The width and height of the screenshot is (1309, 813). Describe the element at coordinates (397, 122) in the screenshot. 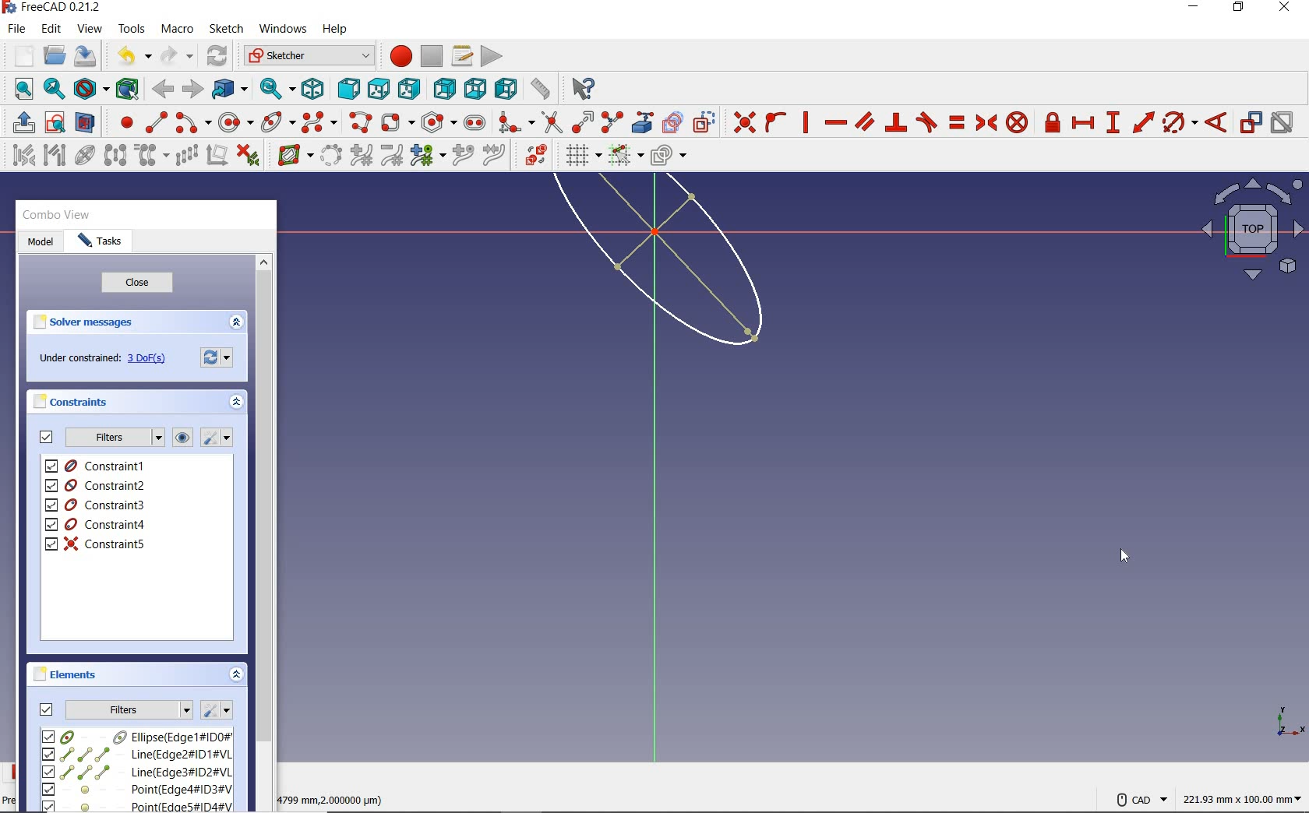

I see `create rectangle` at that location.